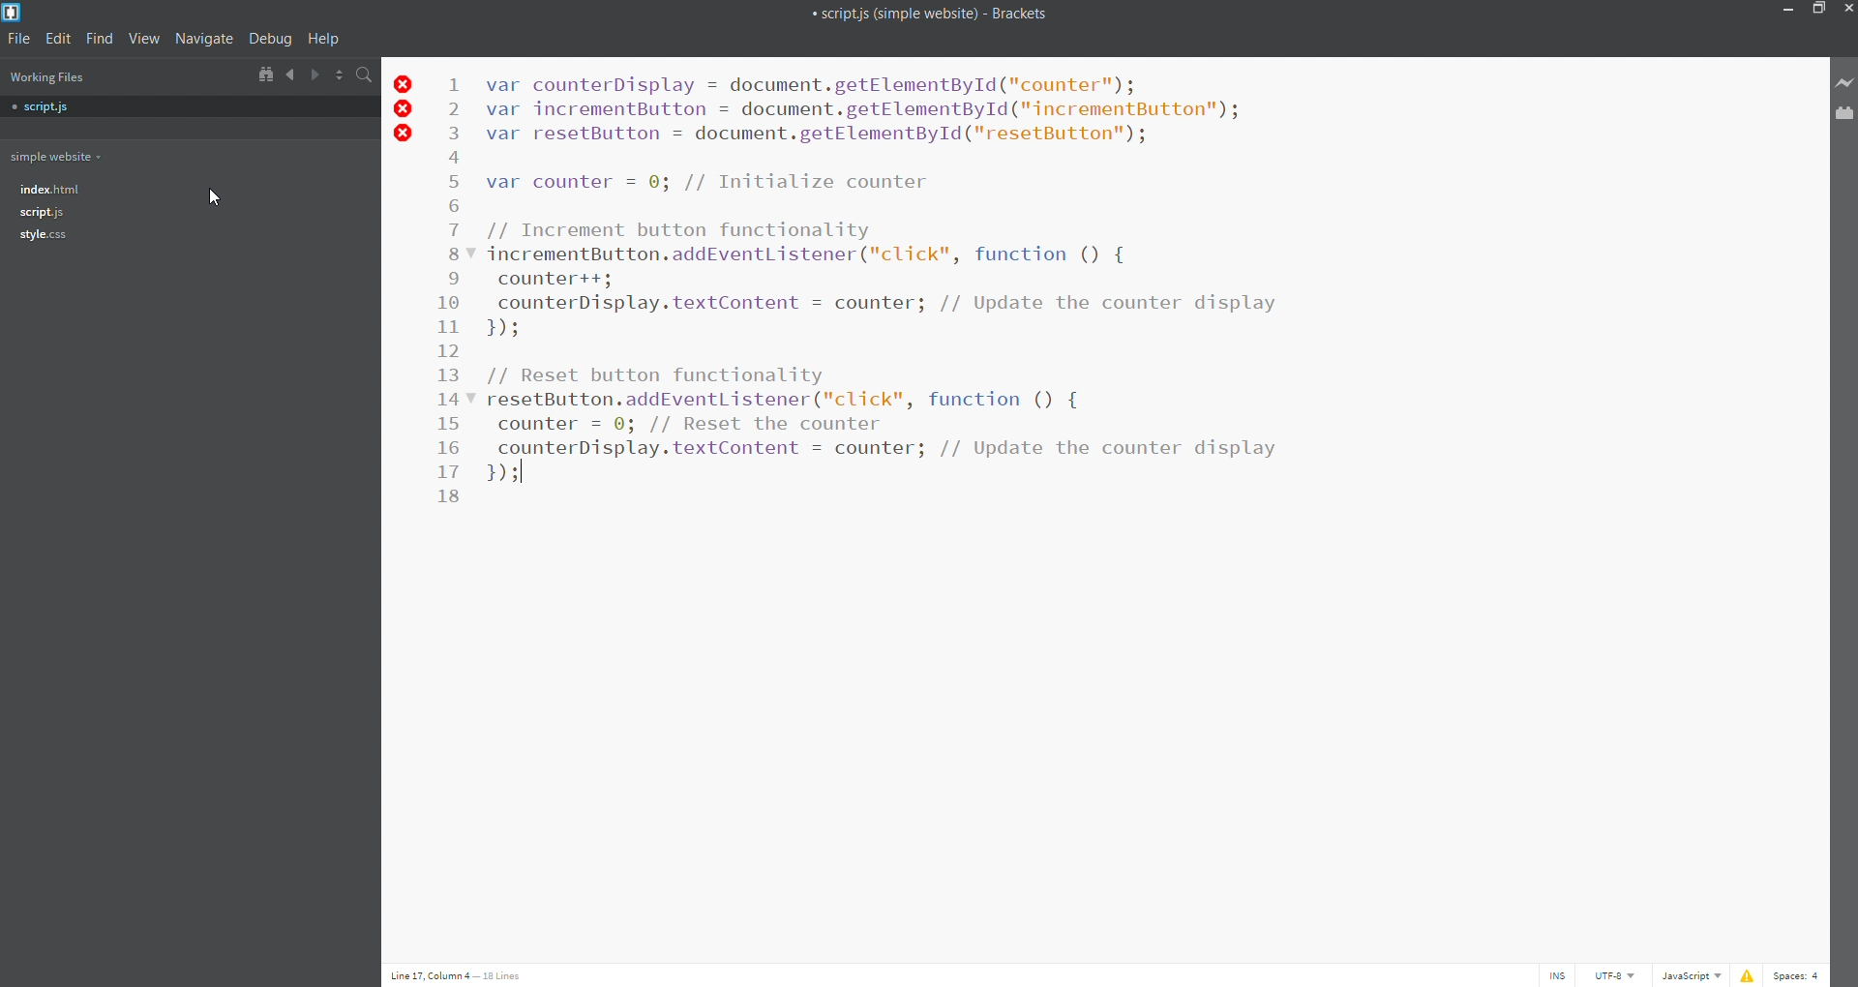  What do you see at coordinates (15, 14) in the screenshot?
I see `brackets` at bounding box center [15, 14].